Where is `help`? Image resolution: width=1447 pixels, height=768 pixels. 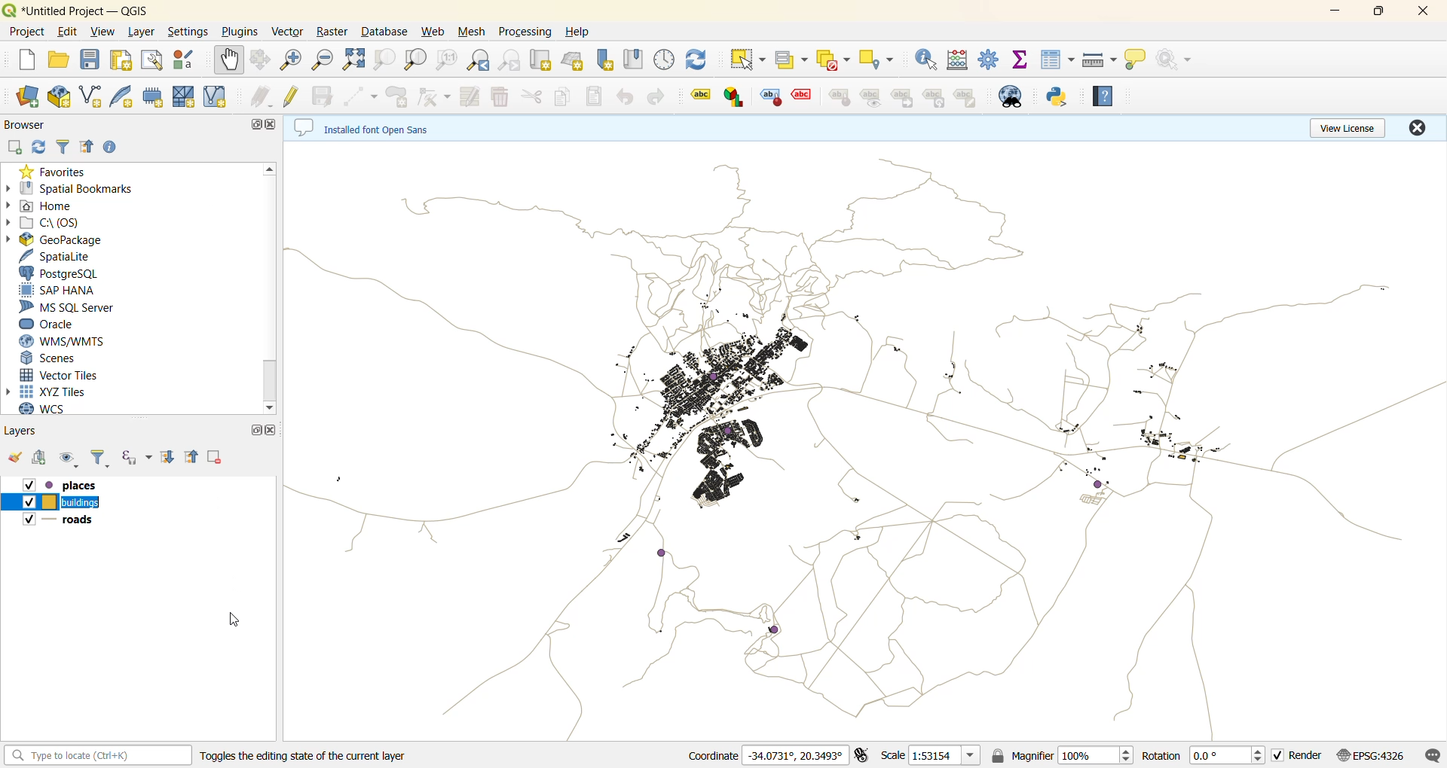 help is located at coordinates (1104, 96).